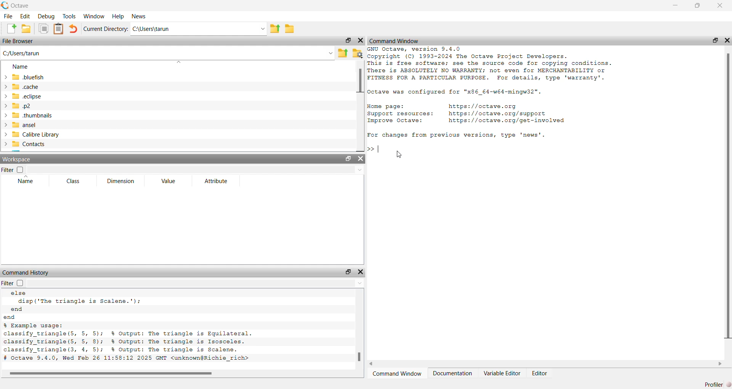 The image size is (732, 389). I want to click on new script, so click(9, 29).